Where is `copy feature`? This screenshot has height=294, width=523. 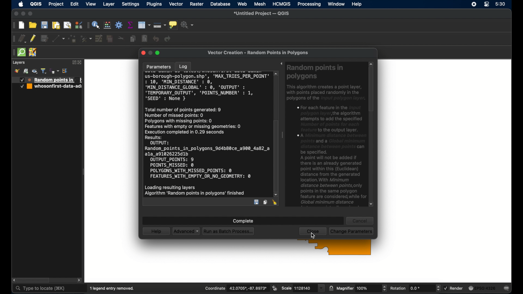
copy feature is located at coordinates (133, 39).